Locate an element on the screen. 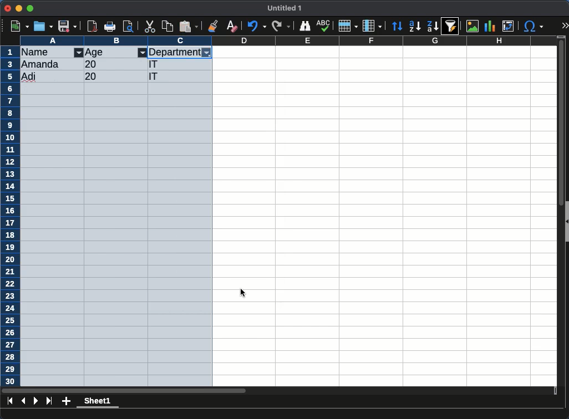  collapse is located at coordinates (566, 221).